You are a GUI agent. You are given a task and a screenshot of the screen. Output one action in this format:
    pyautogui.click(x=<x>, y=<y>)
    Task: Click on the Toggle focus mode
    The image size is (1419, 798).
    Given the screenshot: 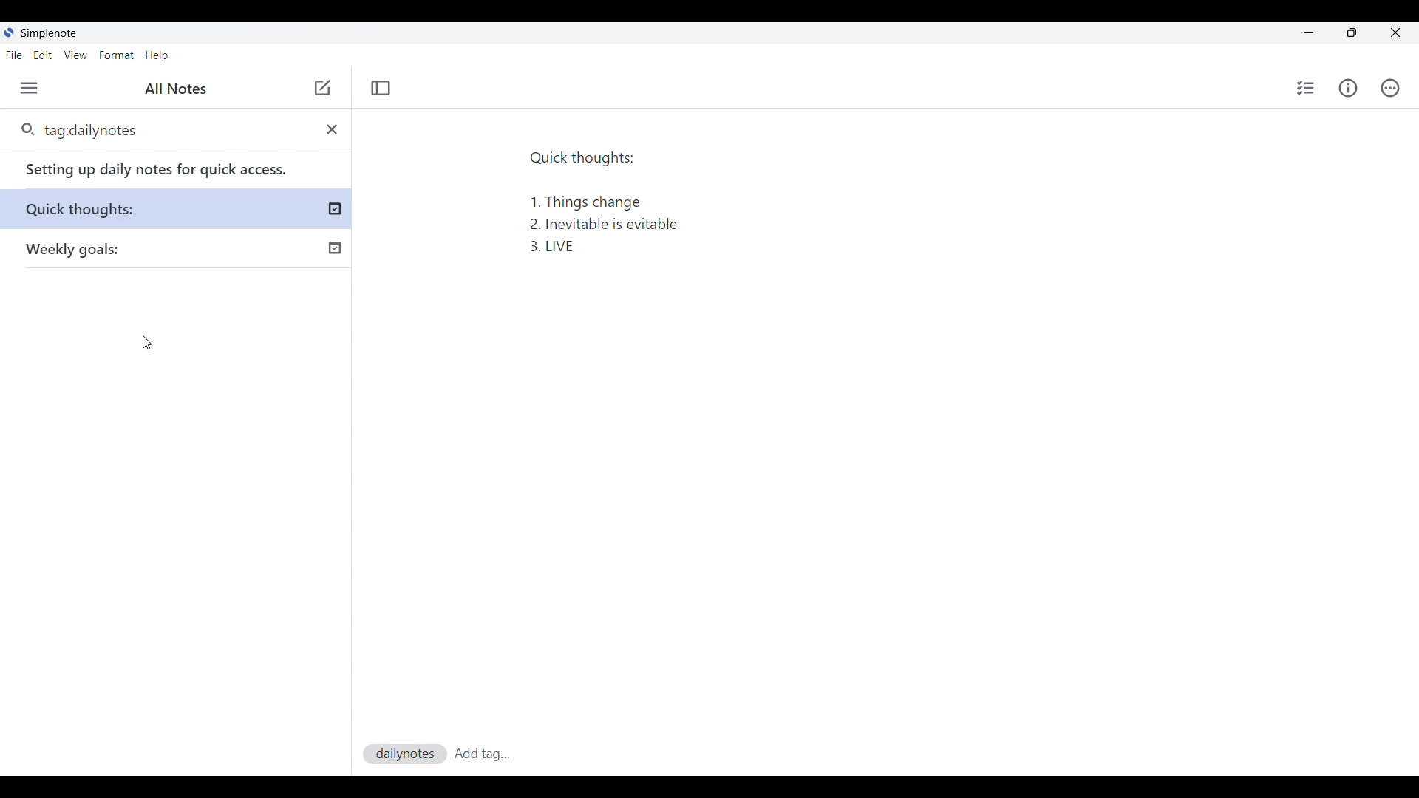 What is the action you would take?
    pyautogui.click(x=381, y=89)
    